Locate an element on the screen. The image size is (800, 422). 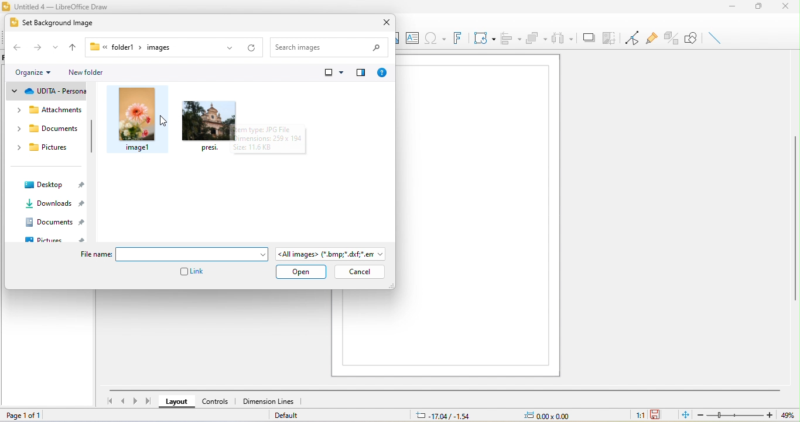
the document has not been modified since the last save is located at coordinates (662, 414).